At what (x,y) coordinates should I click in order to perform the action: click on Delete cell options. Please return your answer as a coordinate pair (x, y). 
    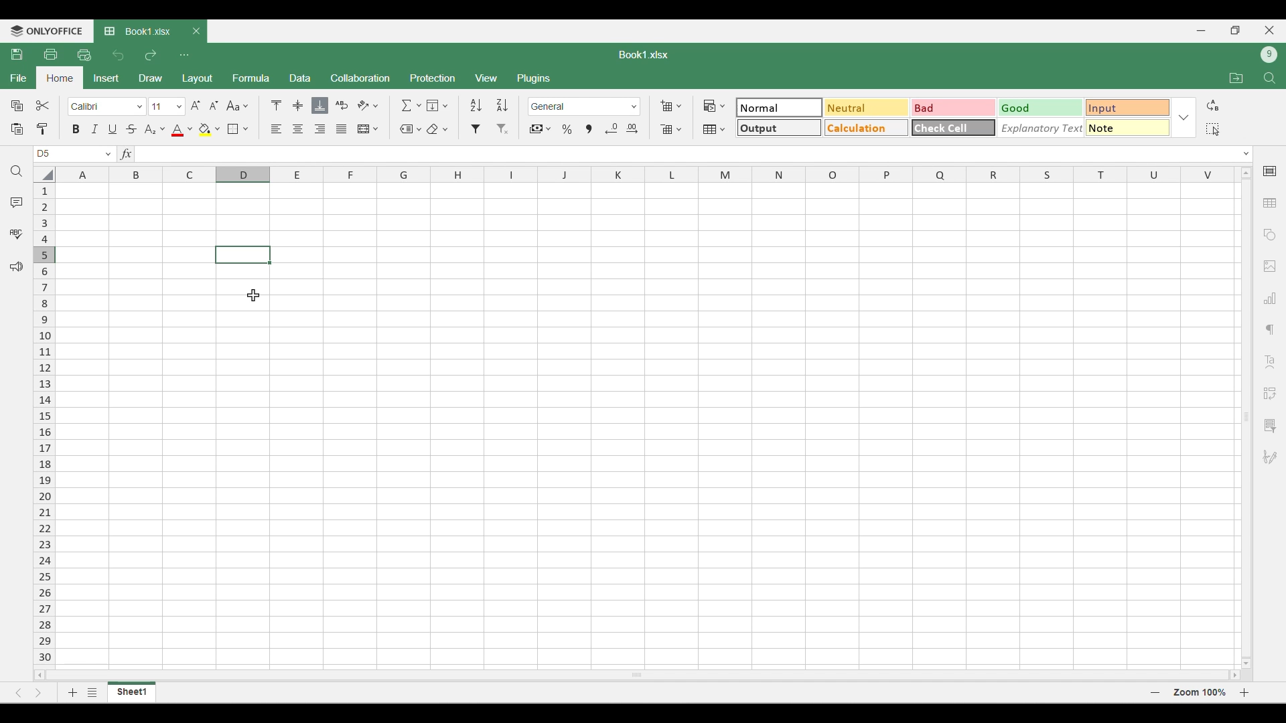
    Looking at the image, I should click on (670, 129).